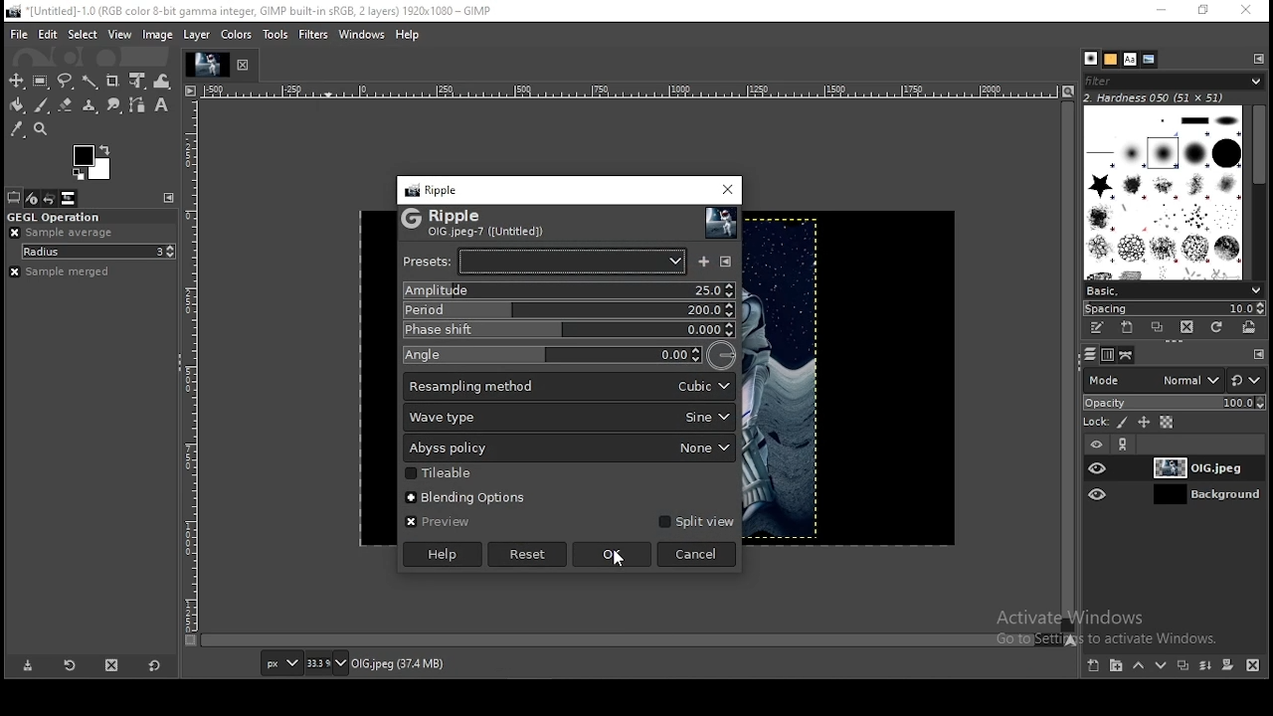 This screenshot has width=1273, height=716. Describe the element at coordinates (697, 555) in the screenshot. I see `cancel` at that location.